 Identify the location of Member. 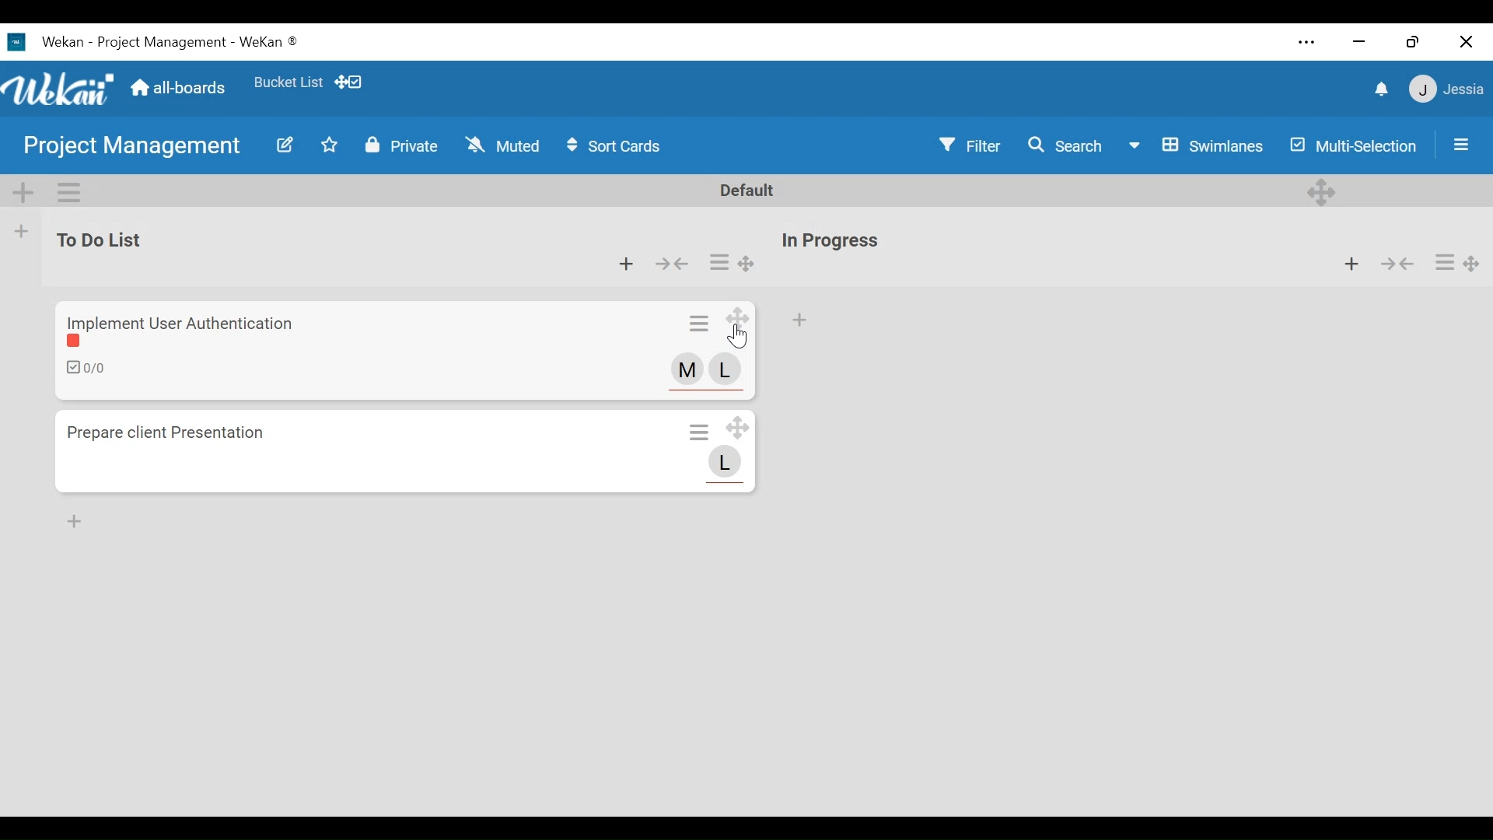
(727, 464).